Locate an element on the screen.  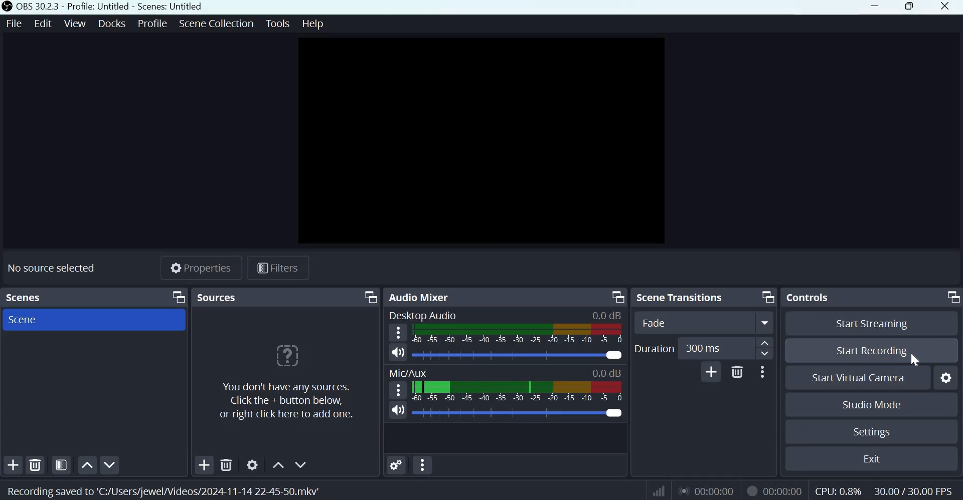
Speaker Icon is located at coordinates (398, 352).